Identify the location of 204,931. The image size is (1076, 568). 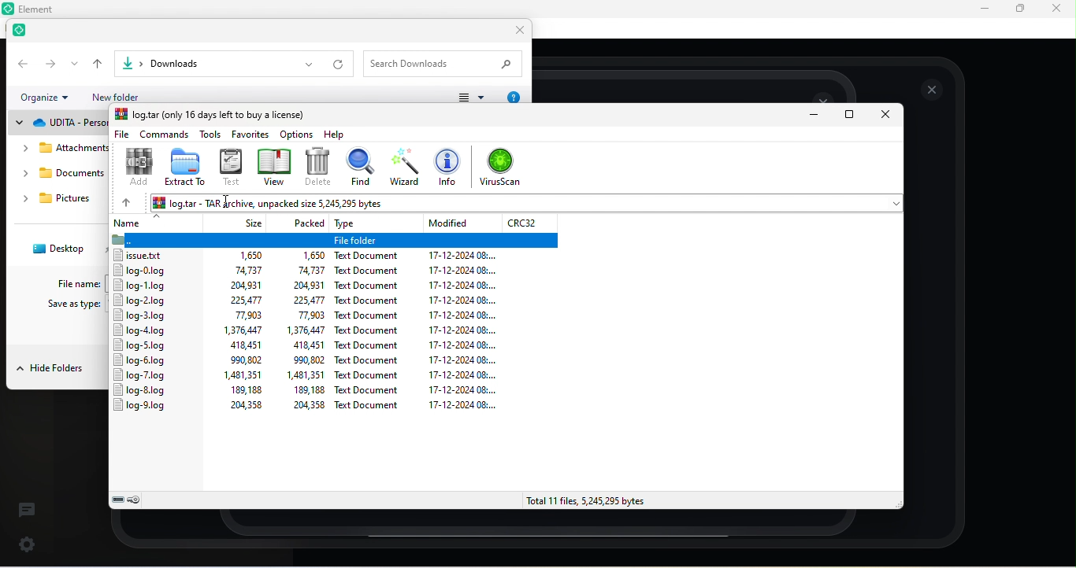
(309, 286).